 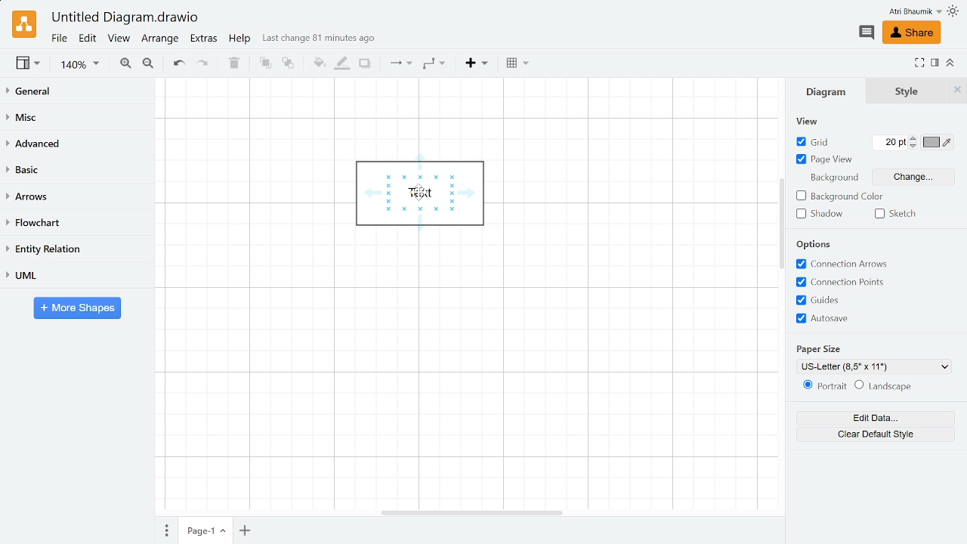 I want to click on Close, so click(x=958, y=89).